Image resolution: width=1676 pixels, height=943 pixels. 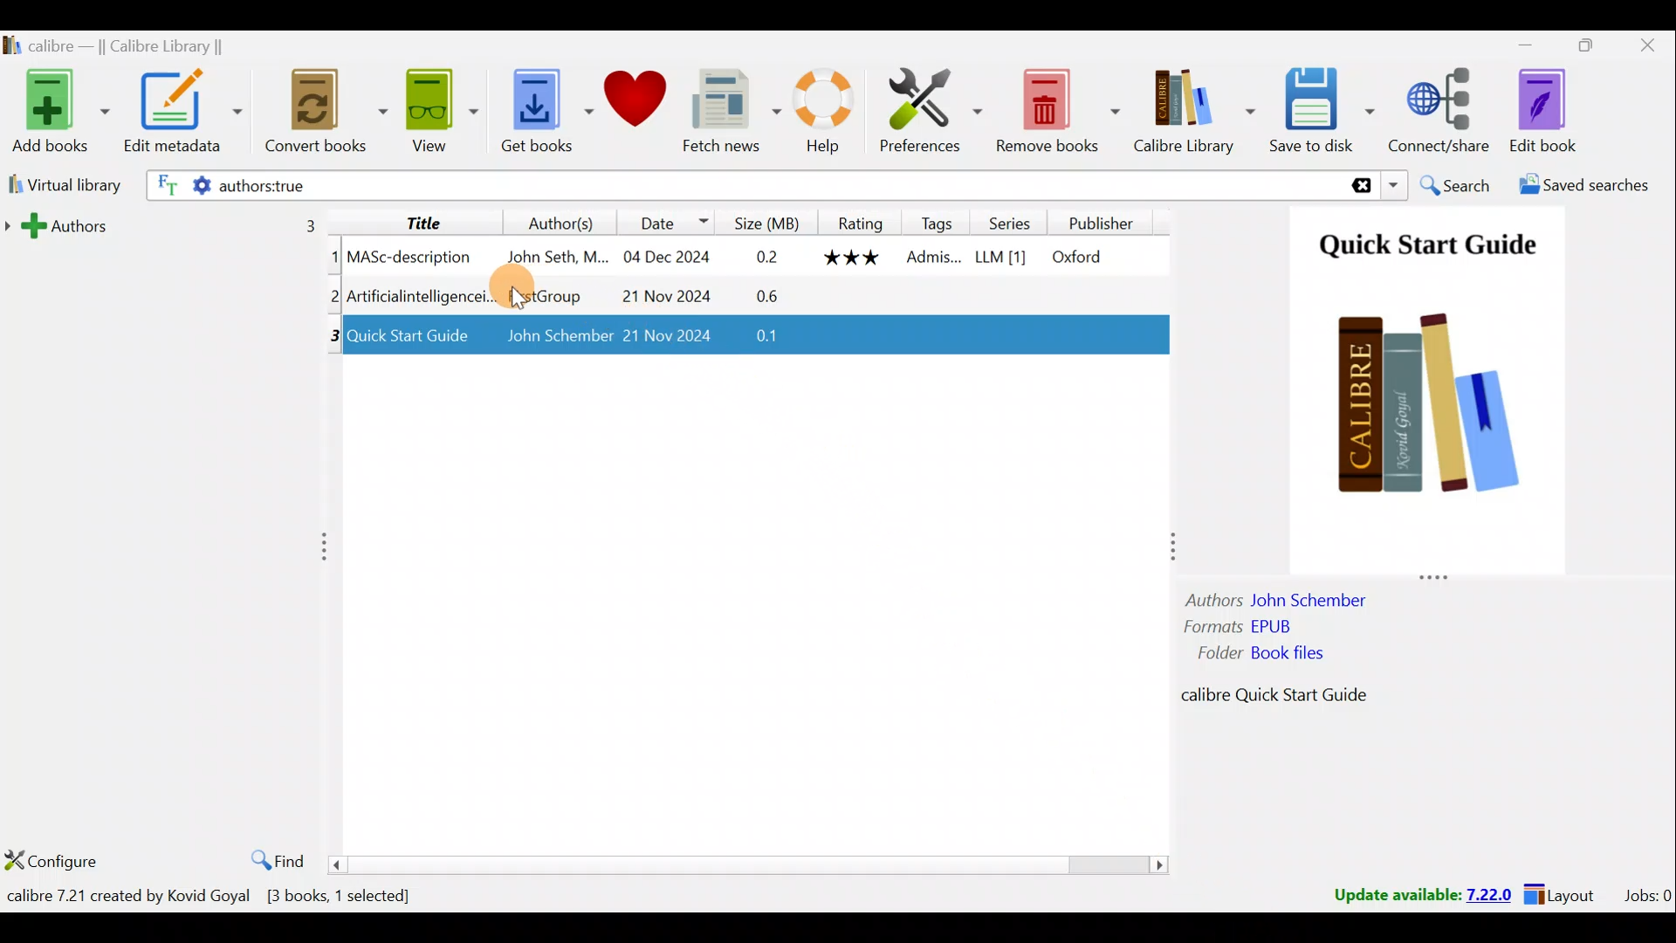 What do you see at coordinates (861, 222) in the screenshot?
I see `Rating` at bounding box center [861, 222].